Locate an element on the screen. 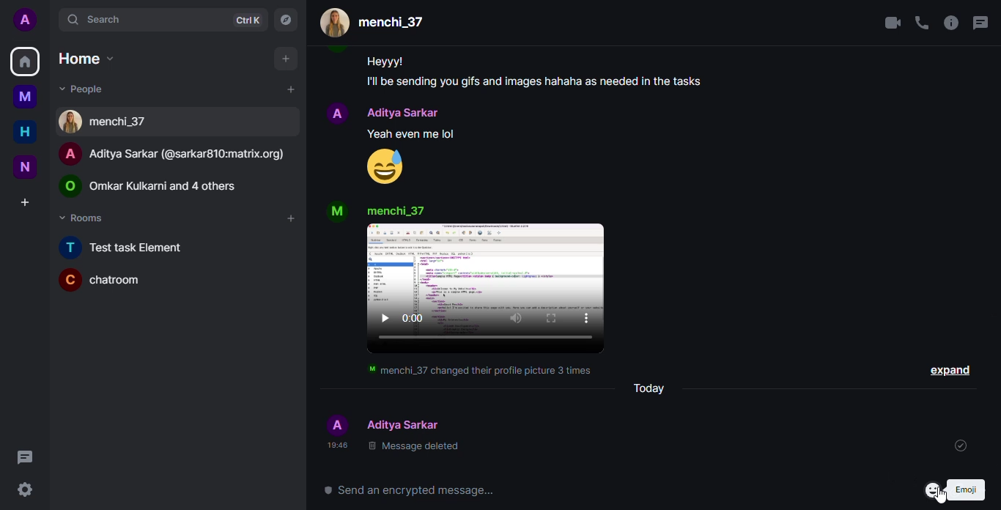 Image resolution: width=1001 pixels, height=510 pixels. home is located at coordinates (26, 62).